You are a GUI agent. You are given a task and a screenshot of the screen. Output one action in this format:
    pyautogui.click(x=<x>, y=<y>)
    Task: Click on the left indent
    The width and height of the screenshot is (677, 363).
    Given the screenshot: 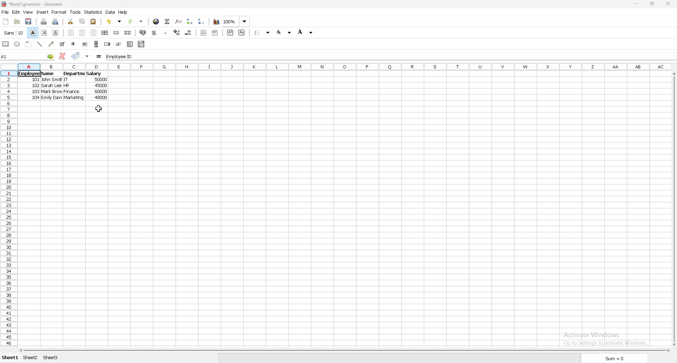 What is the action you would take?
    pyautogui.click(x=72, y=33)
    